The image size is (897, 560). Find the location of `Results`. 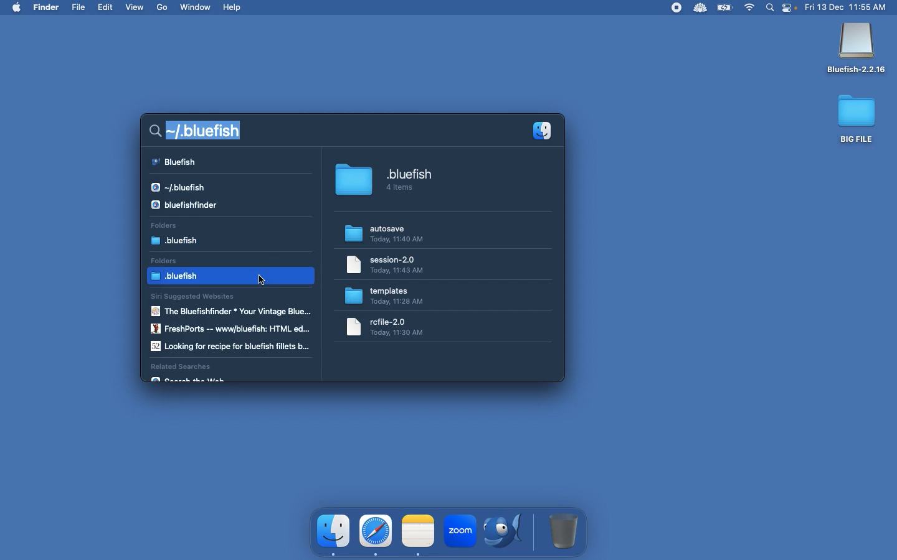

Results is located at coordinates (192, 198).